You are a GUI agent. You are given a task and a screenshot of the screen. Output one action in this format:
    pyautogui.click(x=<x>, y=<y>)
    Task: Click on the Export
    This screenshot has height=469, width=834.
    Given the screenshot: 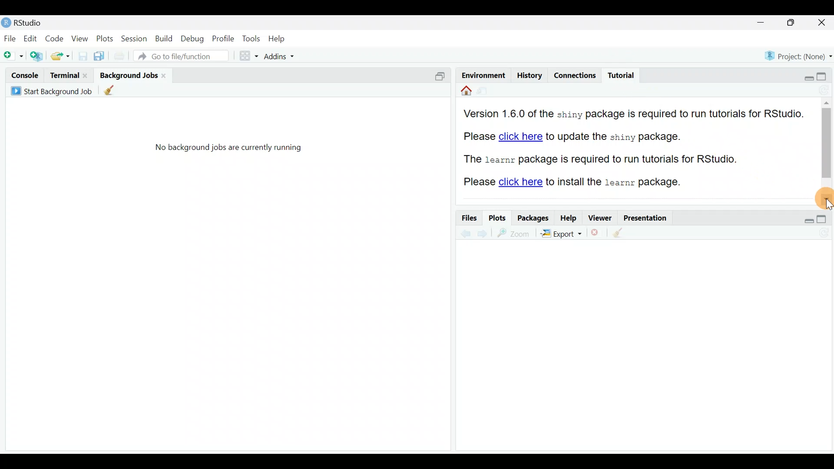 What is the action you would take?
    pyautogui.click(x=561, y=234)
    